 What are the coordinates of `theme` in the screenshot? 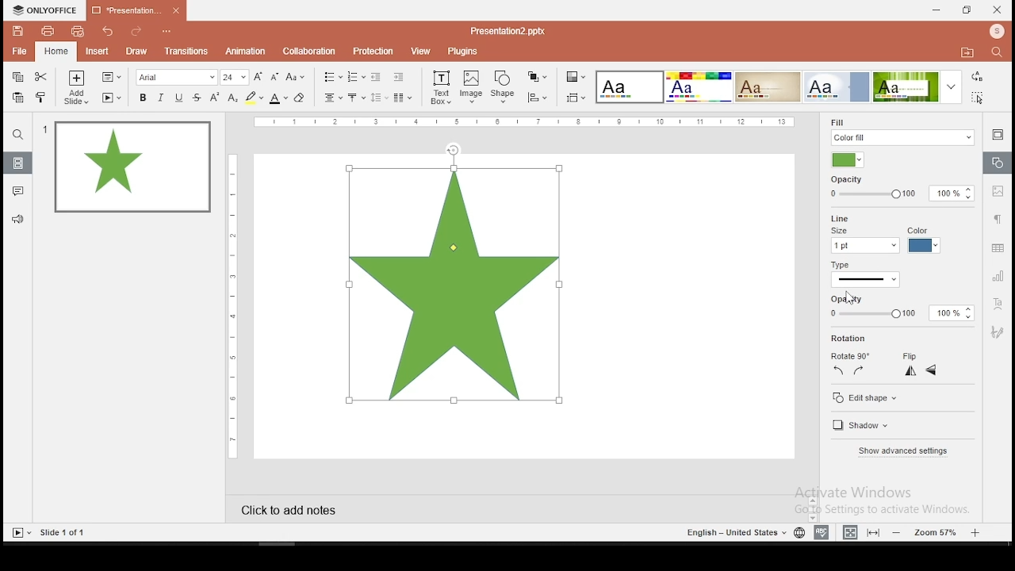 It's located at (837, 86).